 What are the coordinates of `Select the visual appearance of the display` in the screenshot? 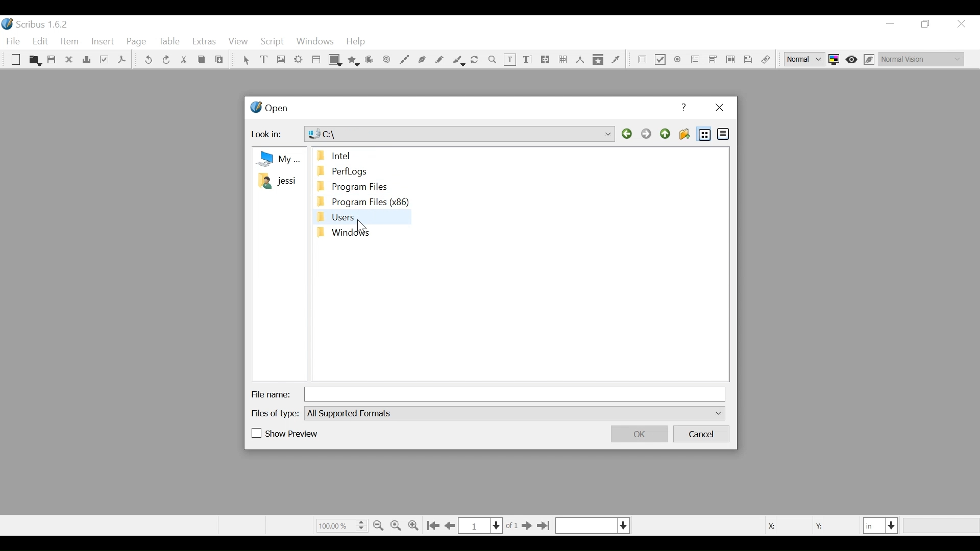 It's located at (921, 58).